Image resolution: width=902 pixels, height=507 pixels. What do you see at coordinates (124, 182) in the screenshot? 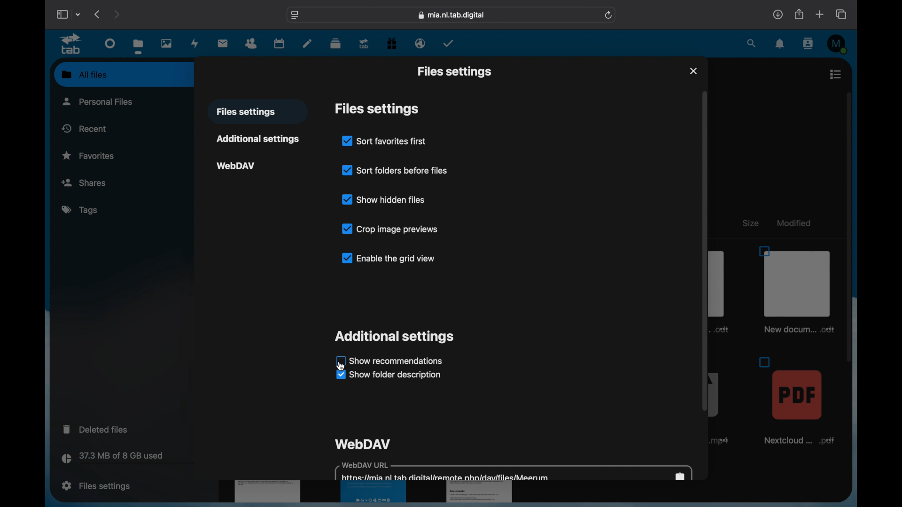
I see `shares` at bounding box center [124, 182].